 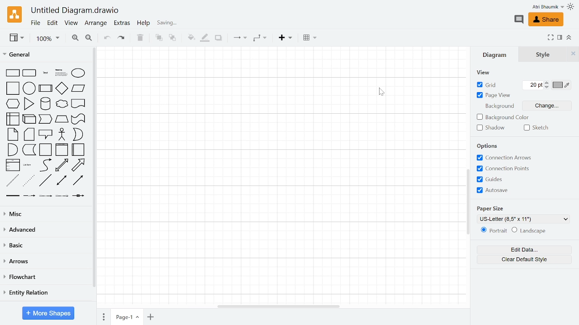 I want to click on Misc, so click(x=46, y=214).